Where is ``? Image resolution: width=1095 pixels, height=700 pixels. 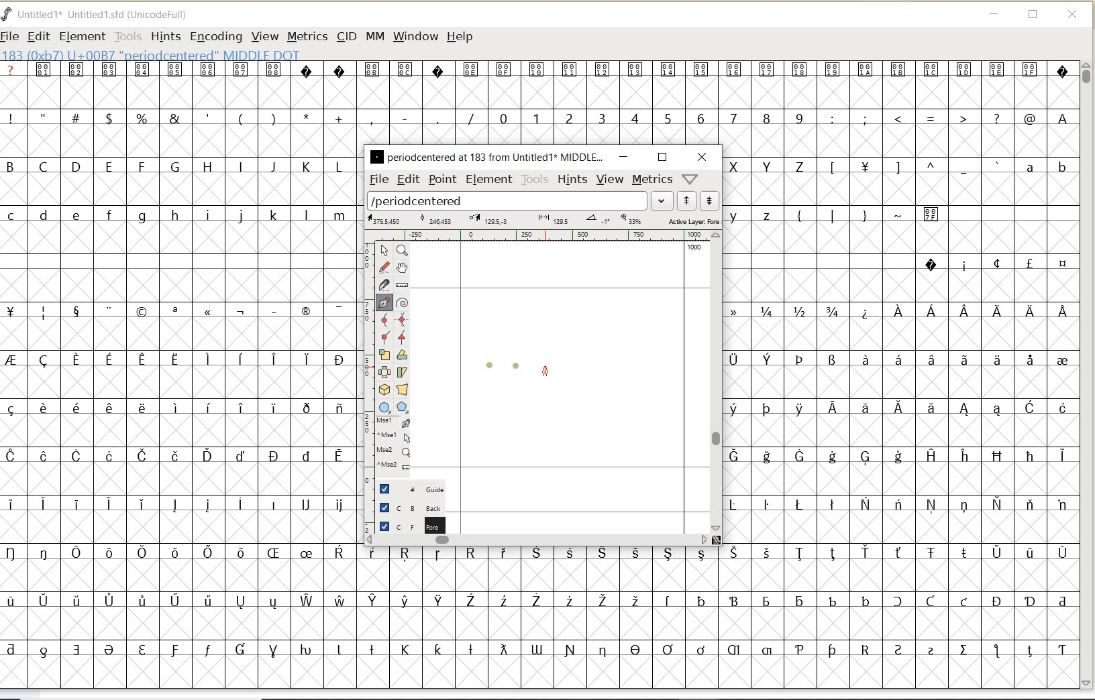  is located at coordinates (912, 168).